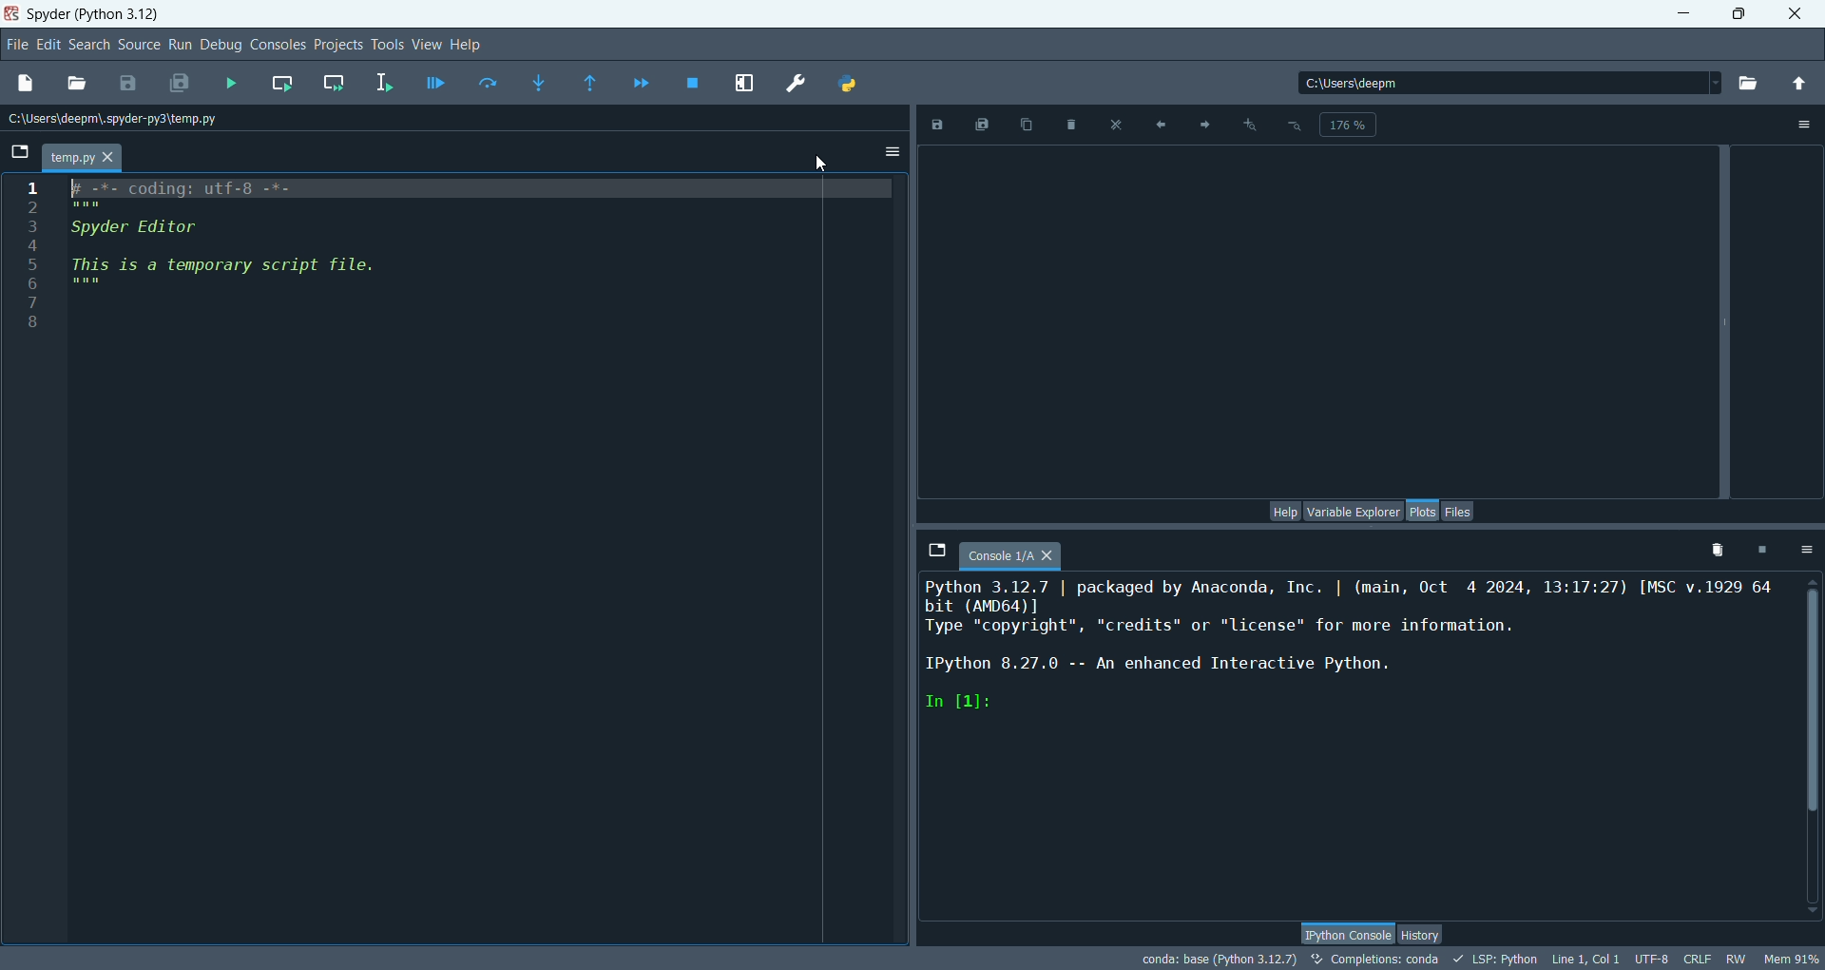 This screenshot has width=1825, height=970. What do you see at coordinates (1076, 124) in the screenshot?
I see `remove plot` at bounding box center [1076, 124].